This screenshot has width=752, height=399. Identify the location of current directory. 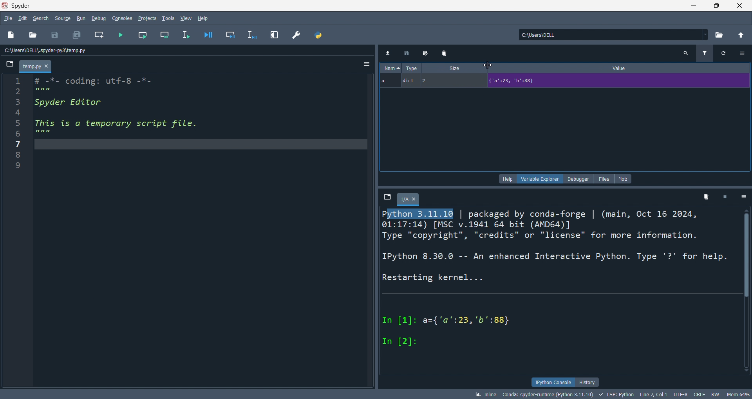
(610, 35).